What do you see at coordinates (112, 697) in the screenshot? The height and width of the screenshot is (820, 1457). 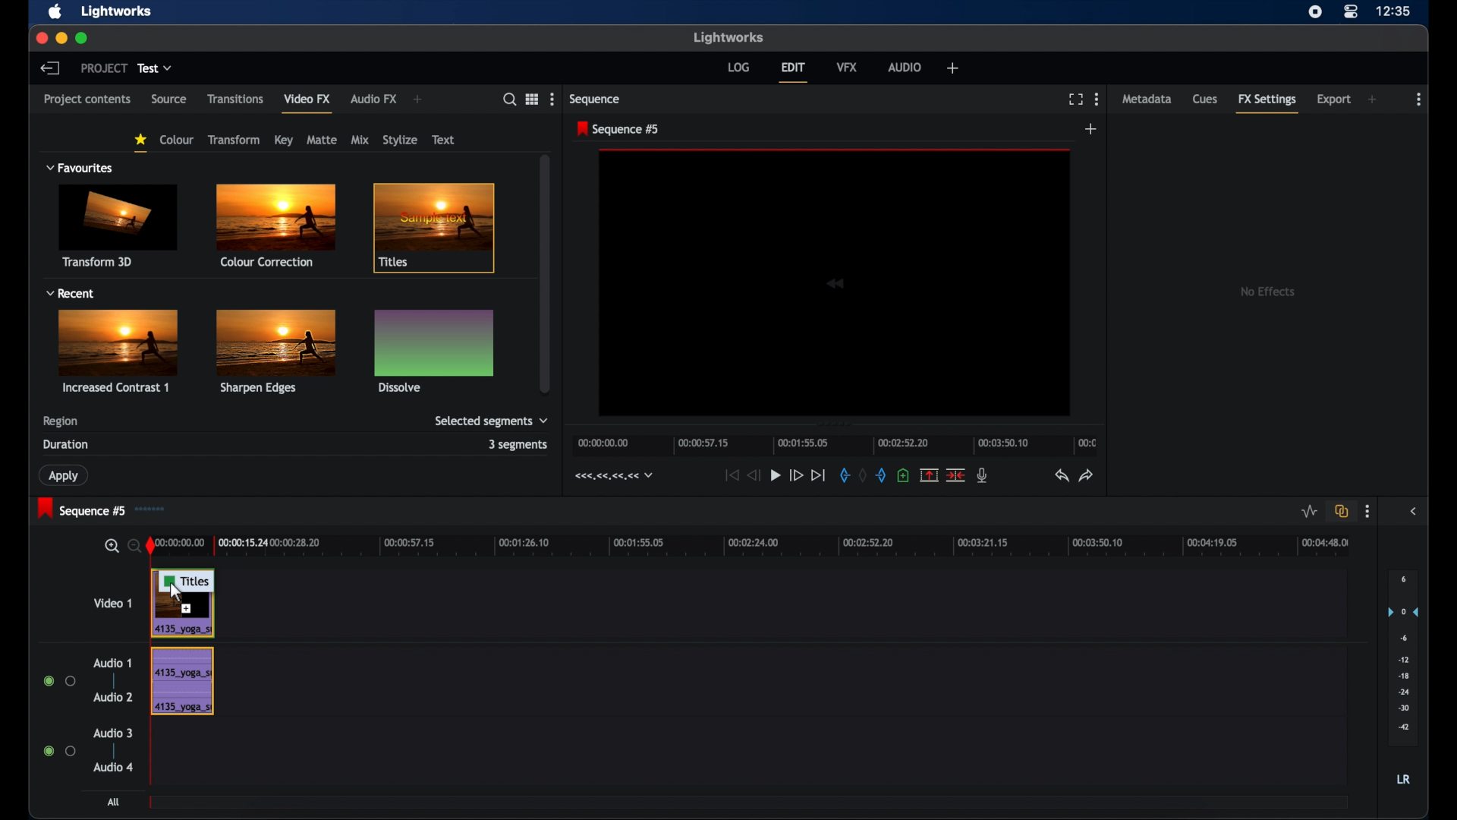 I see `audio 2` at bounding box center [112, 697].